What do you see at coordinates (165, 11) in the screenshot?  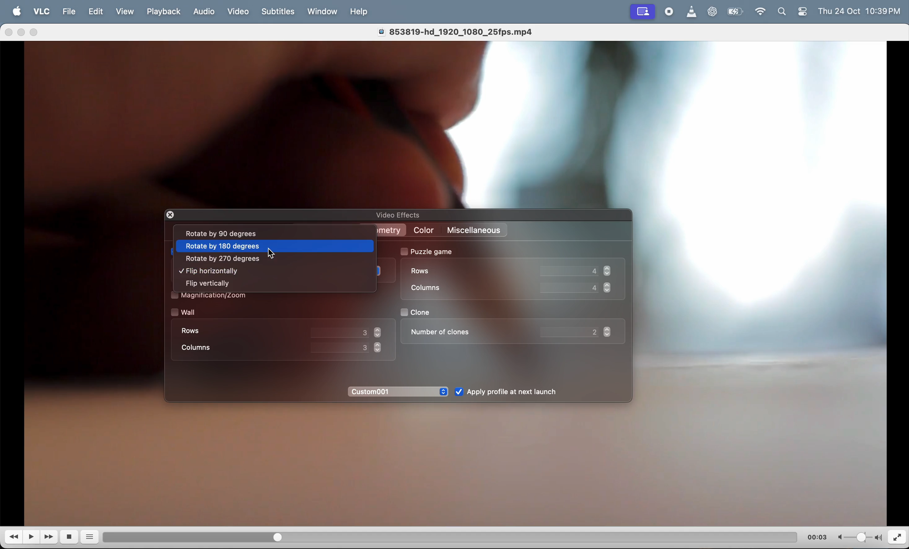 I see `playback` at bounding box center [165, 11].